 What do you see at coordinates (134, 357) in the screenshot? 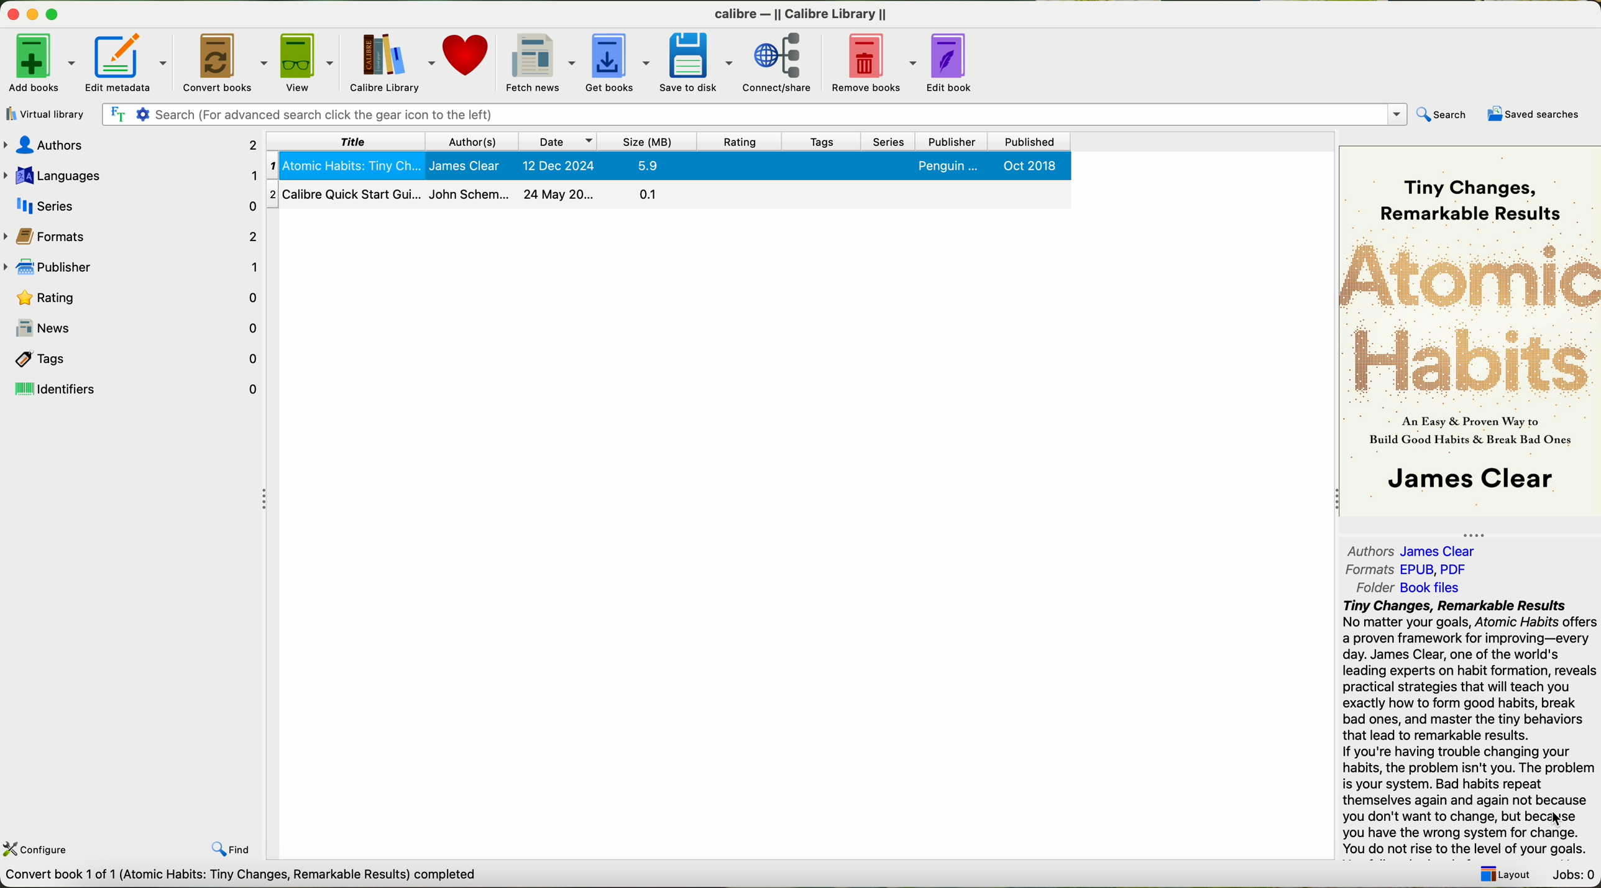
I see `tags` at bounding box center [134, 357].